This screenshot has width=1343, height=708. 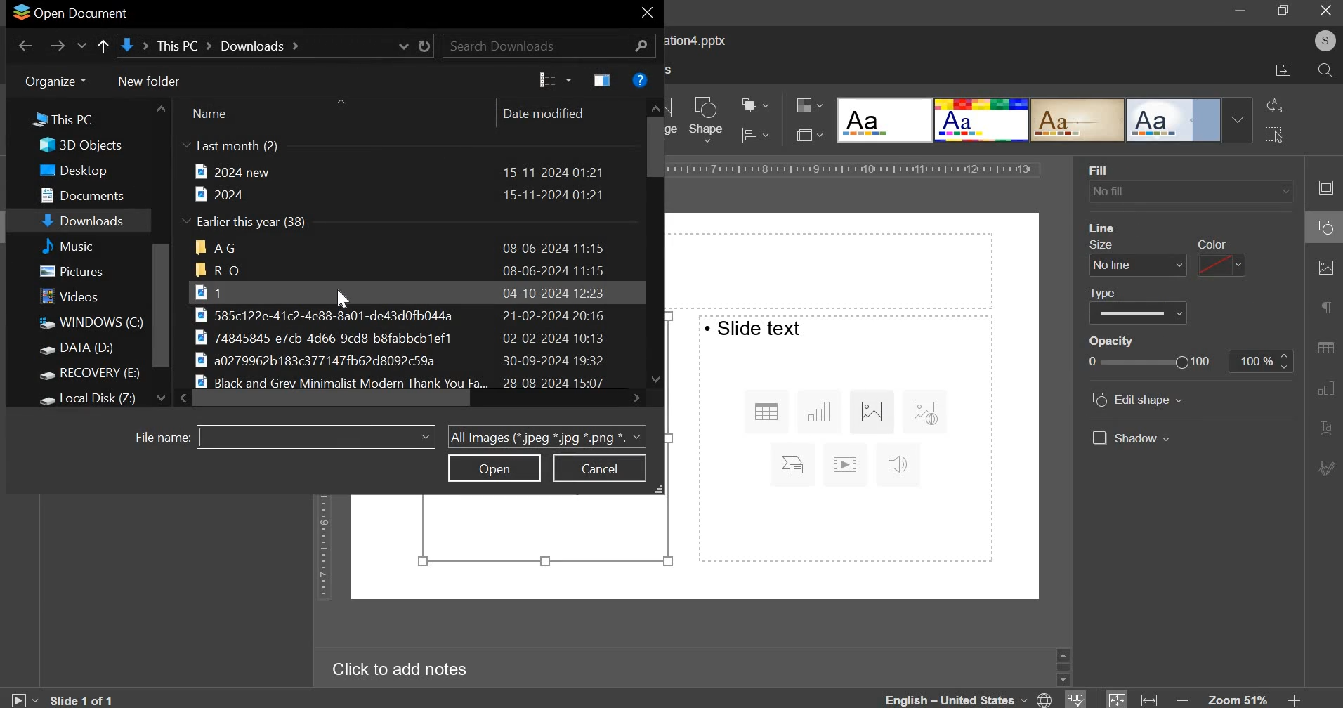 I want to click on documents, so click(x=89, y=193).